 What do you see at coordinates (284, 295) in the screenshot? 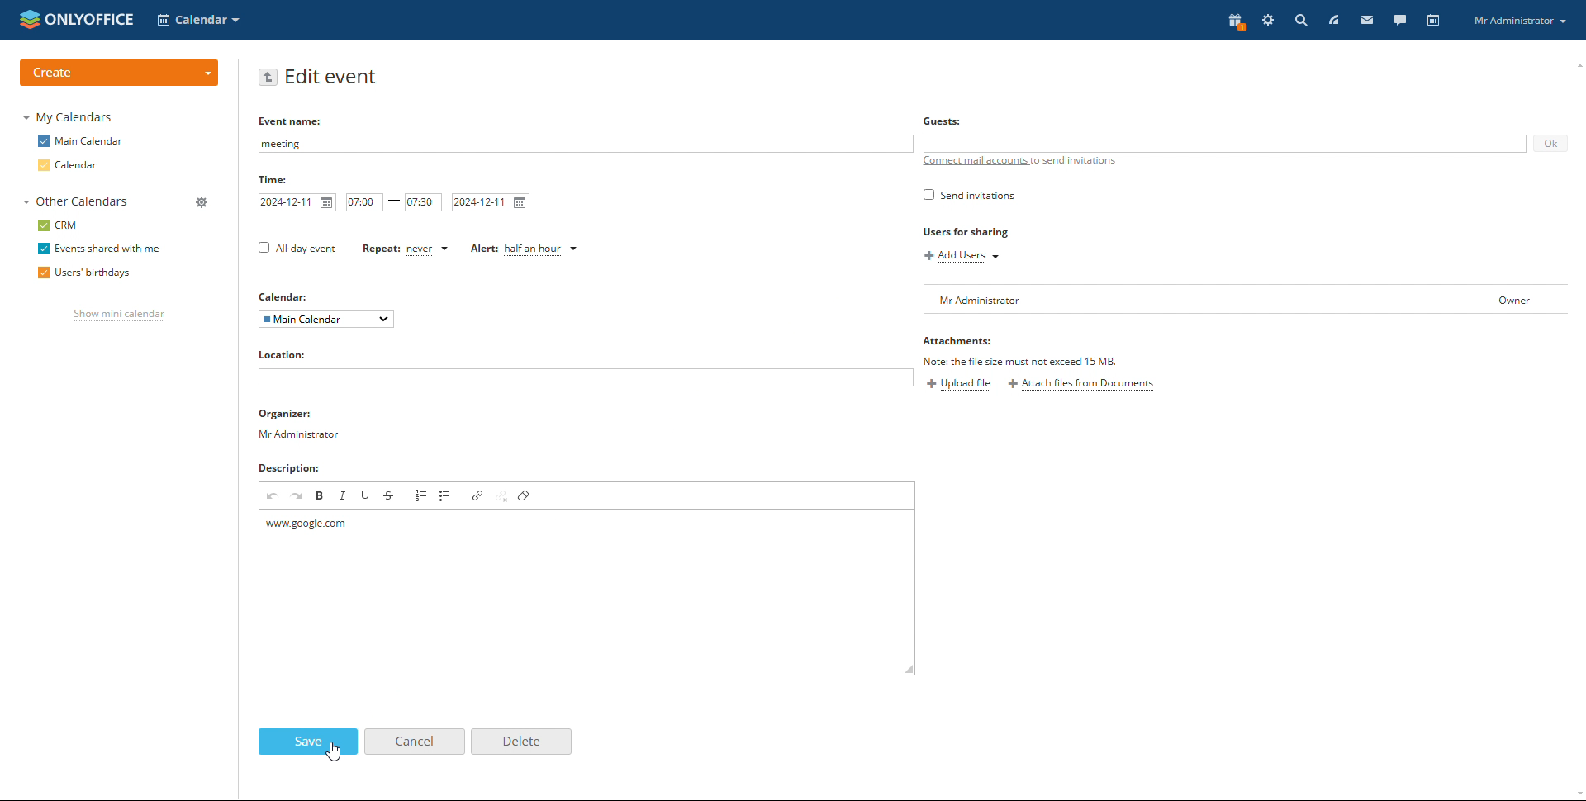
I see `Calender` at bounding box center [284, 295].